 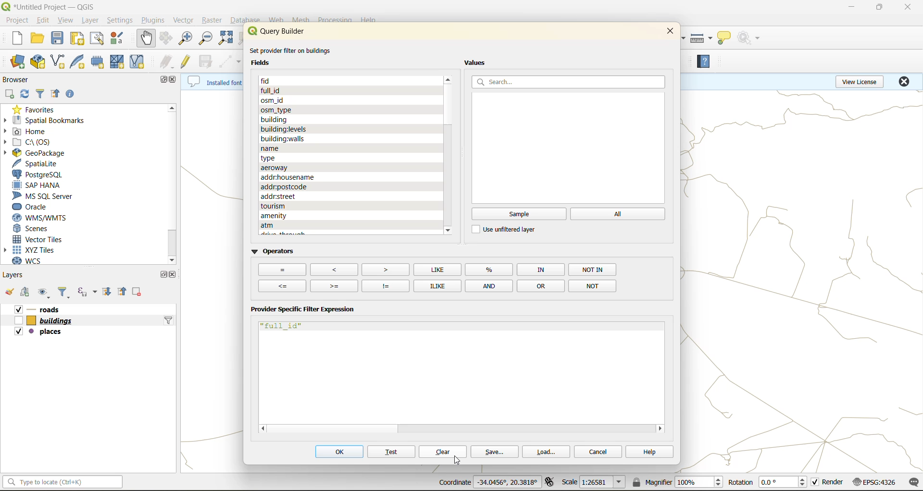 What do you see at coordinates (51, 120) in the screenshot?
I see `spatial bookmarks` at bounding box center [51, 120].